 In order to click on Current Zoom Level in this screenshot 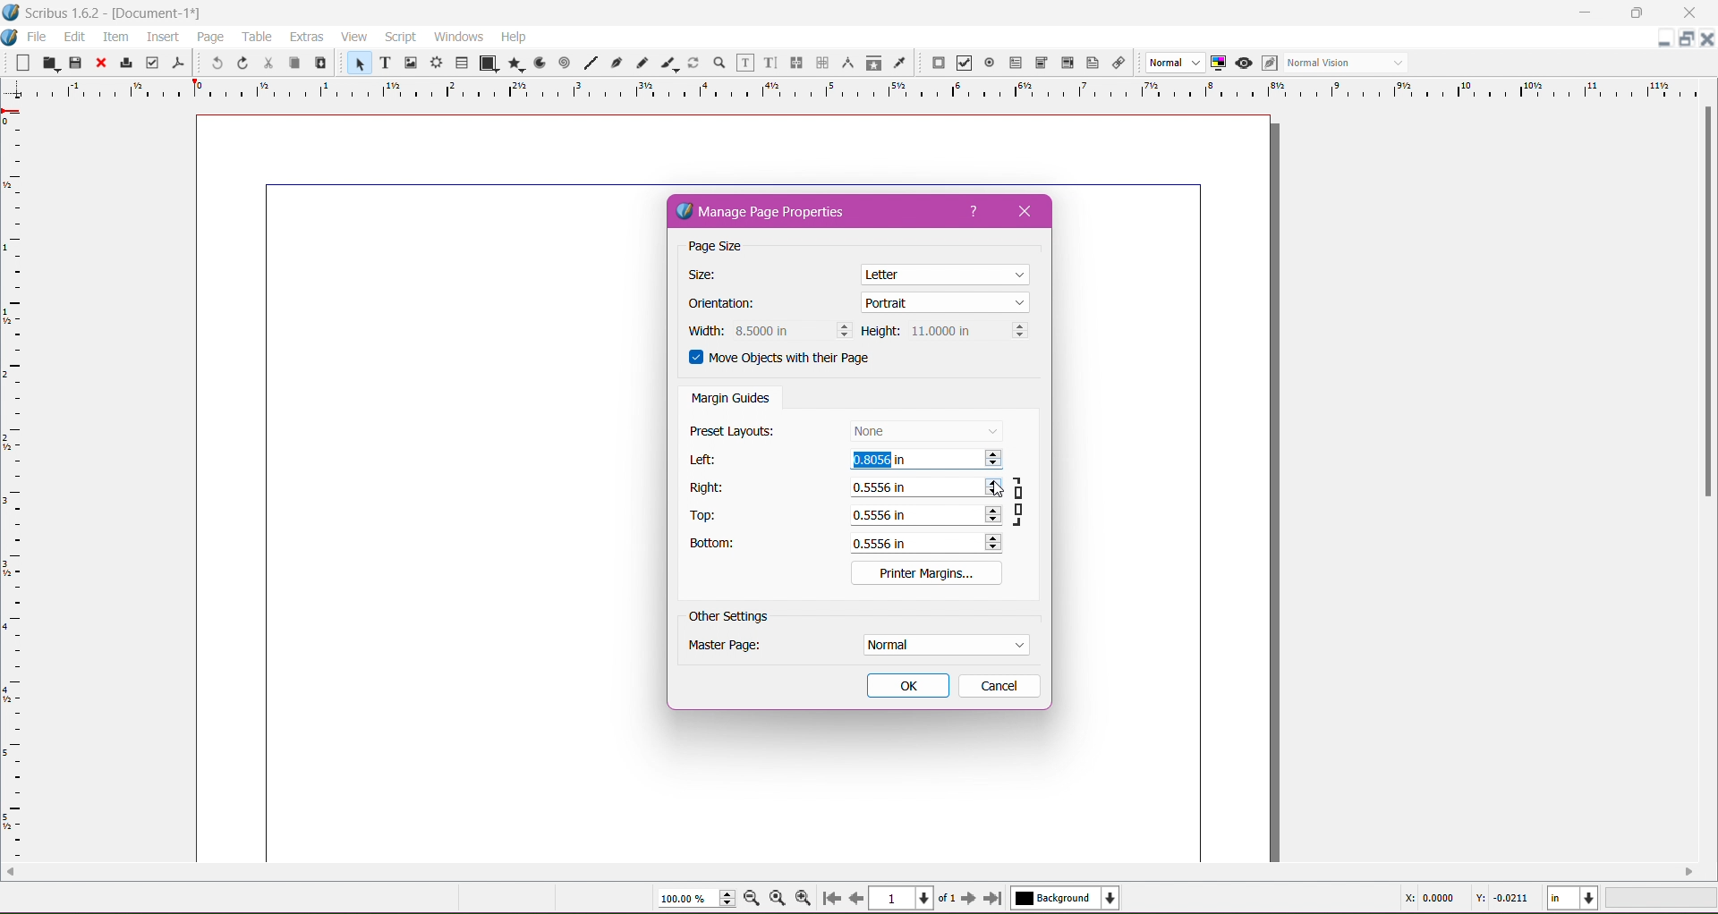, I will do `click(689, 899)`.